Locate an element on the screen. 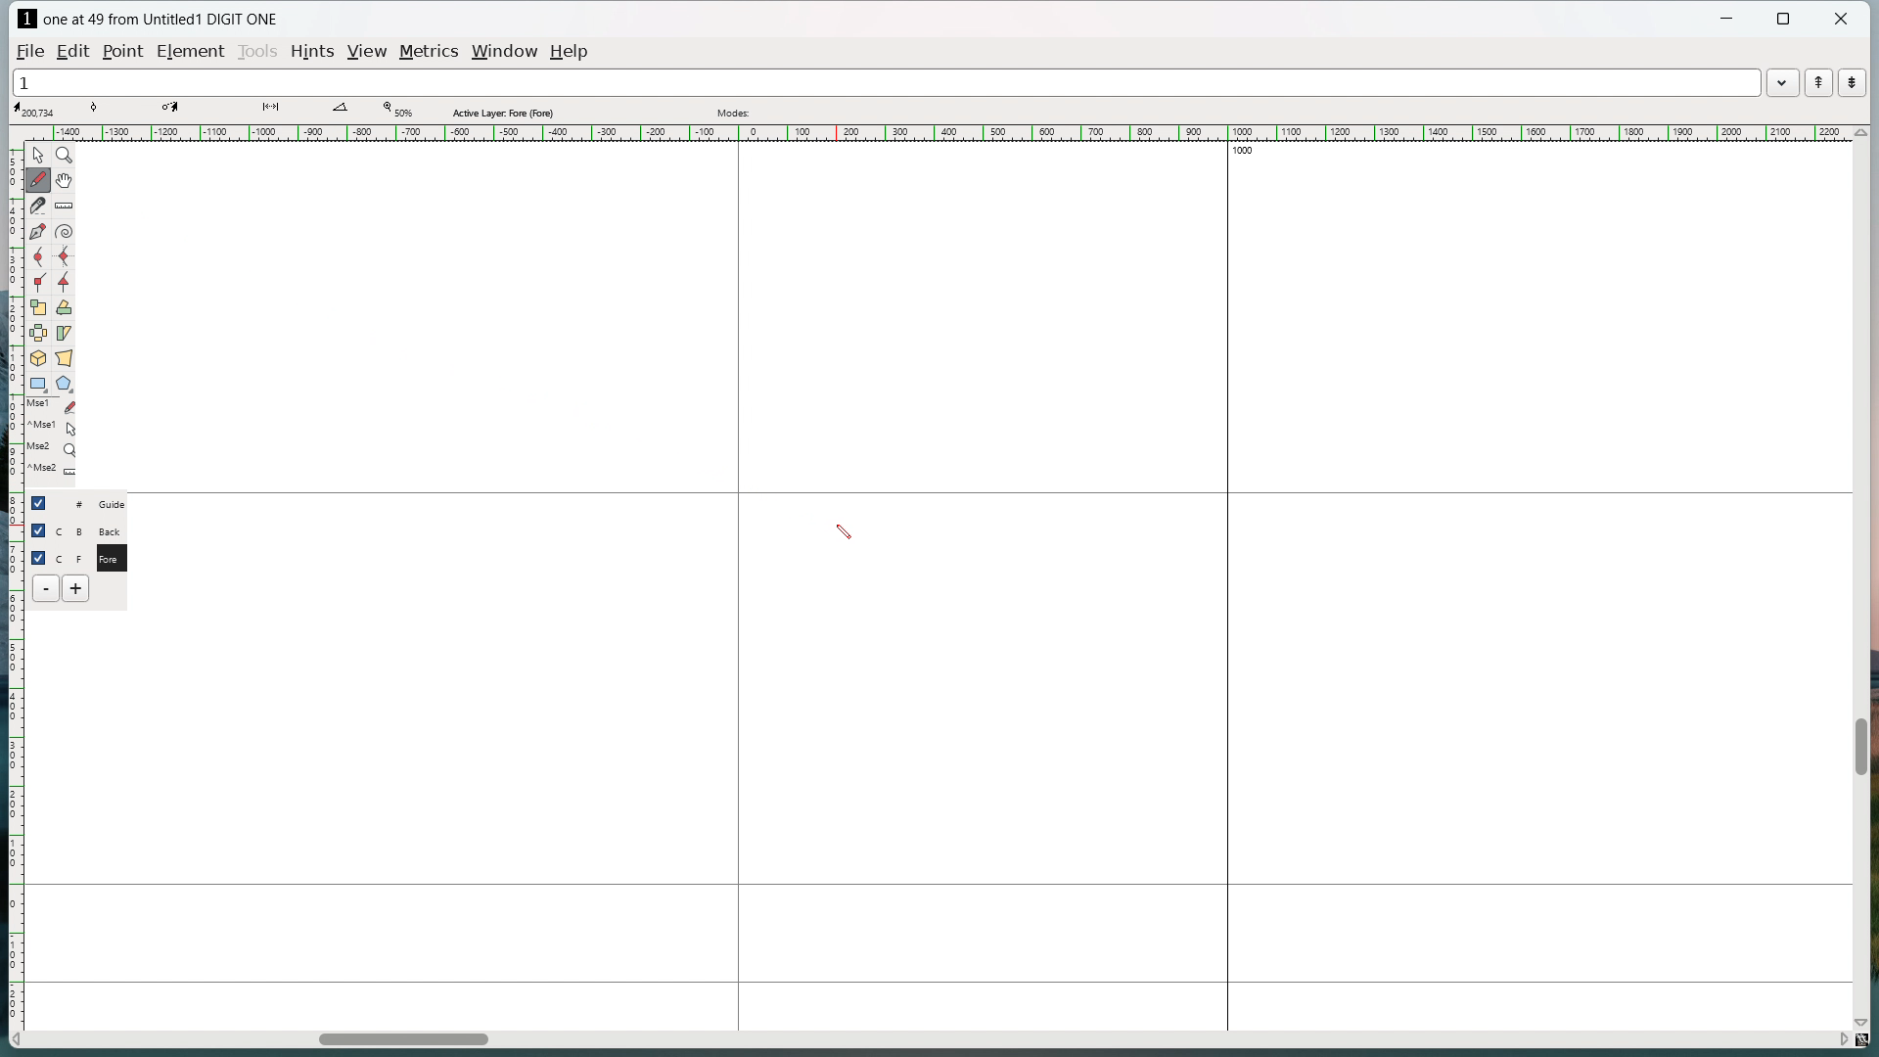 The width and height of the screenshot is (1879, 1057). scroll left is located at coordinates (18, 1040).